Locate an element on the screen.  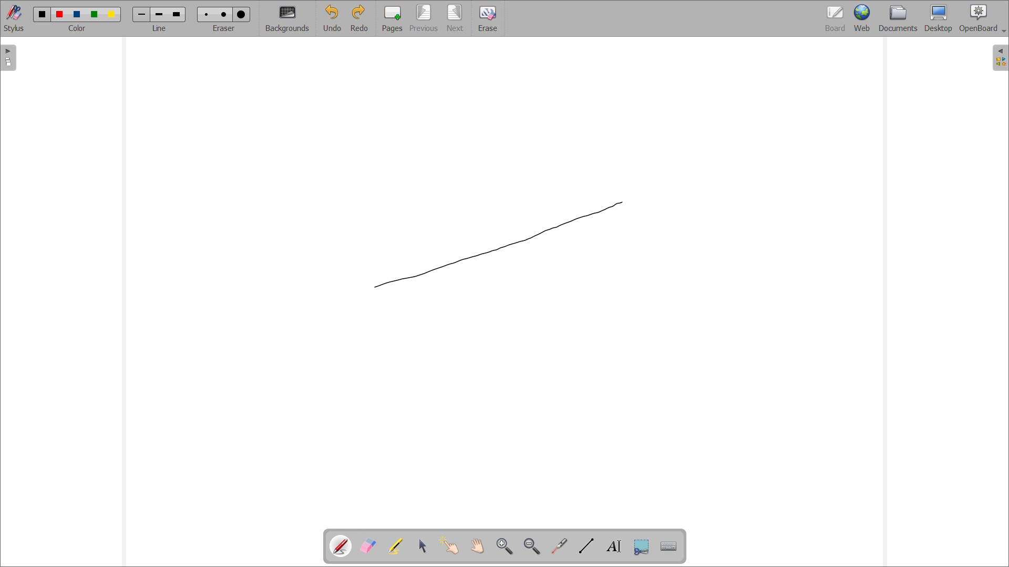
draw text is located at coordinates (615, 547).